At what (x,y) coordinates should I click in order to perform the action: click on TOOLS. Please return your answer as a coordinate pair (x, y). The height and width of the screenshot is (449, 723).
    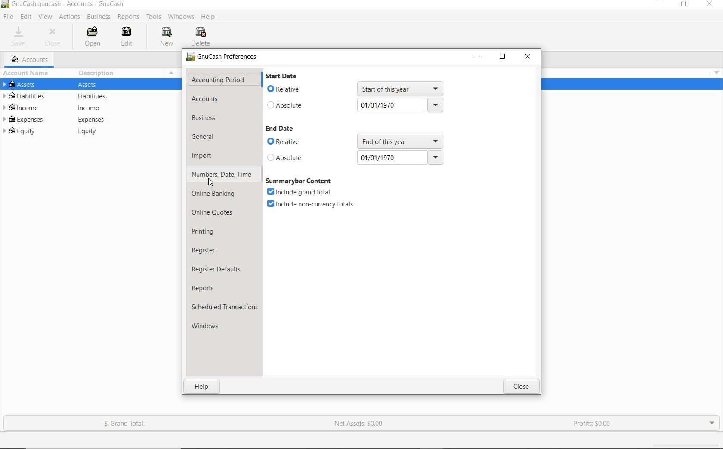
    Looking at the image, I should click on (154, 18).